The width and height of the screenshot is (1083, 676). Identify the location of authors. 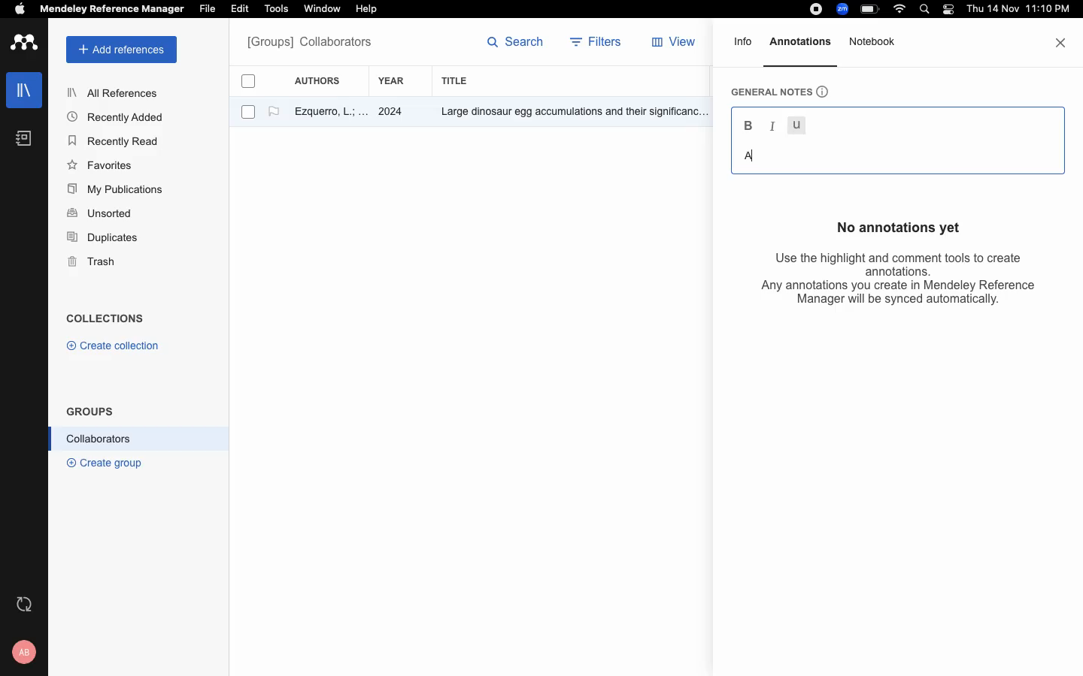
(326, 80).